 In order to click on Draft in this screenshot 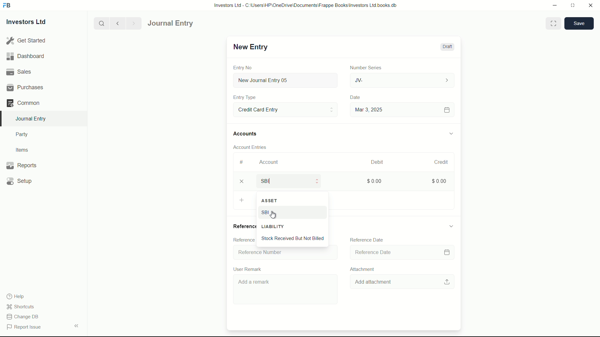, I will do `click(447, 47)`.